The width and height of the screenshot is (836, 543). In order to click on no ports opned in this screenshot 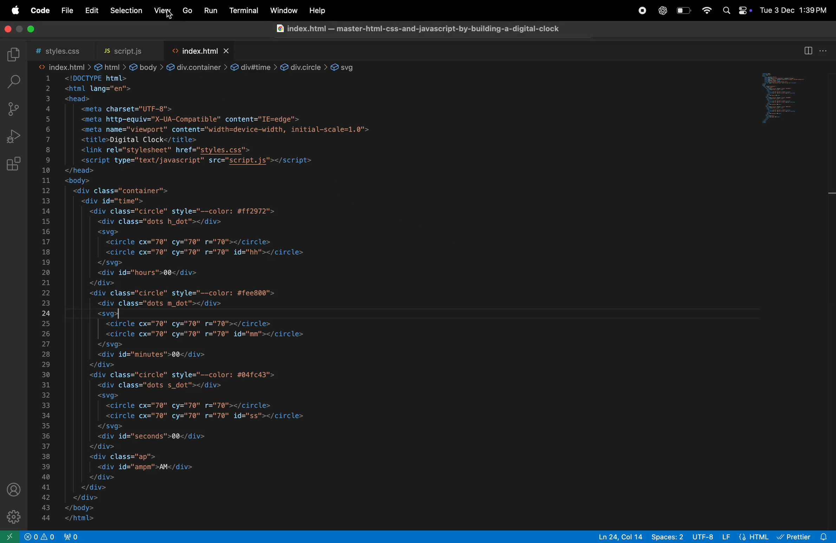, I will do `click(61, 537)`.